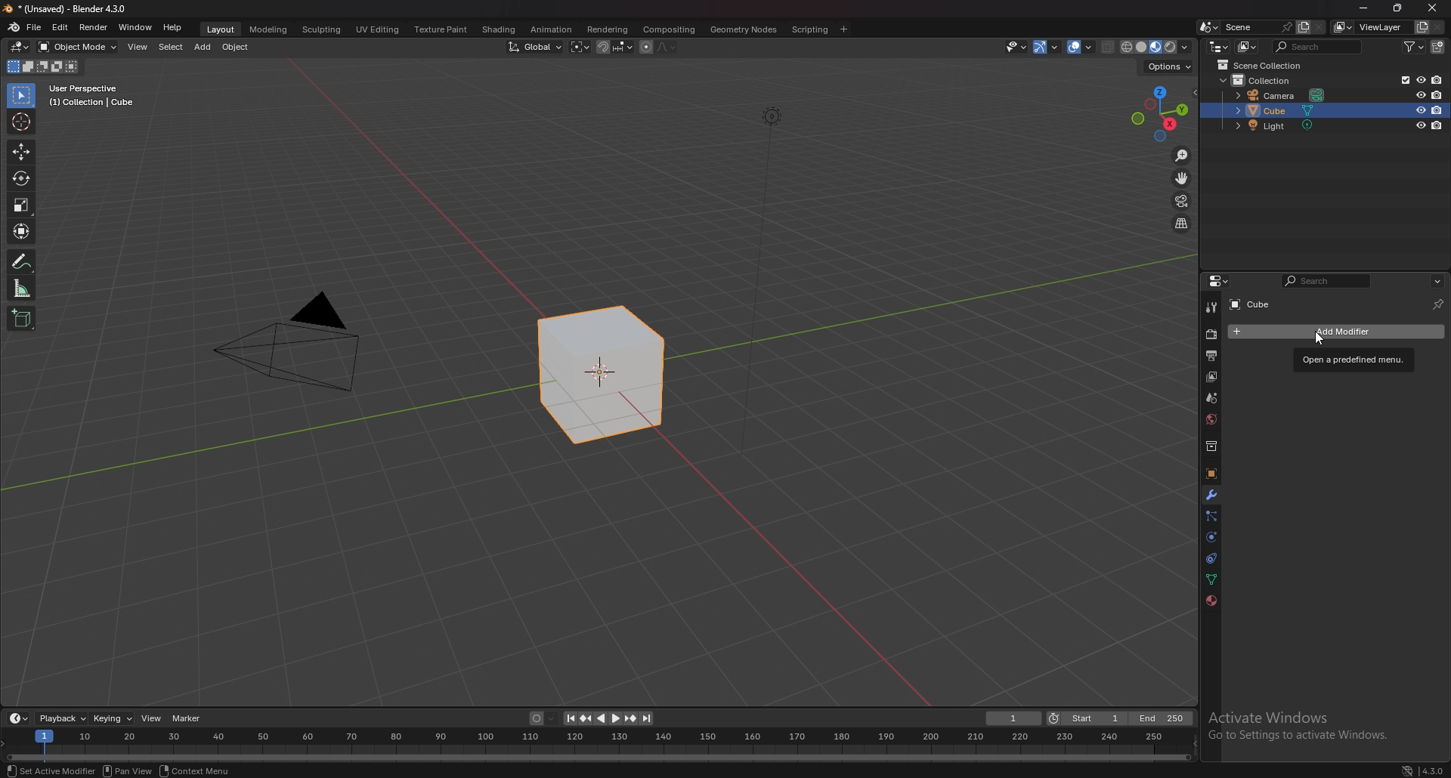 This screenshot has width=1451, height=778. I want to click on constraints, so click(1210, 557).